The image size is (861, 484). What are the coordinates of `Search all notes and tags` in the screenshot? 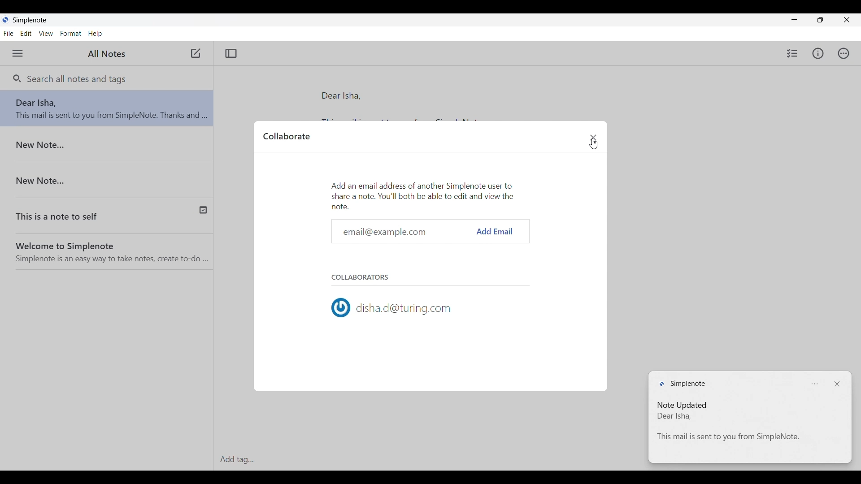 It's located at (76, 79).